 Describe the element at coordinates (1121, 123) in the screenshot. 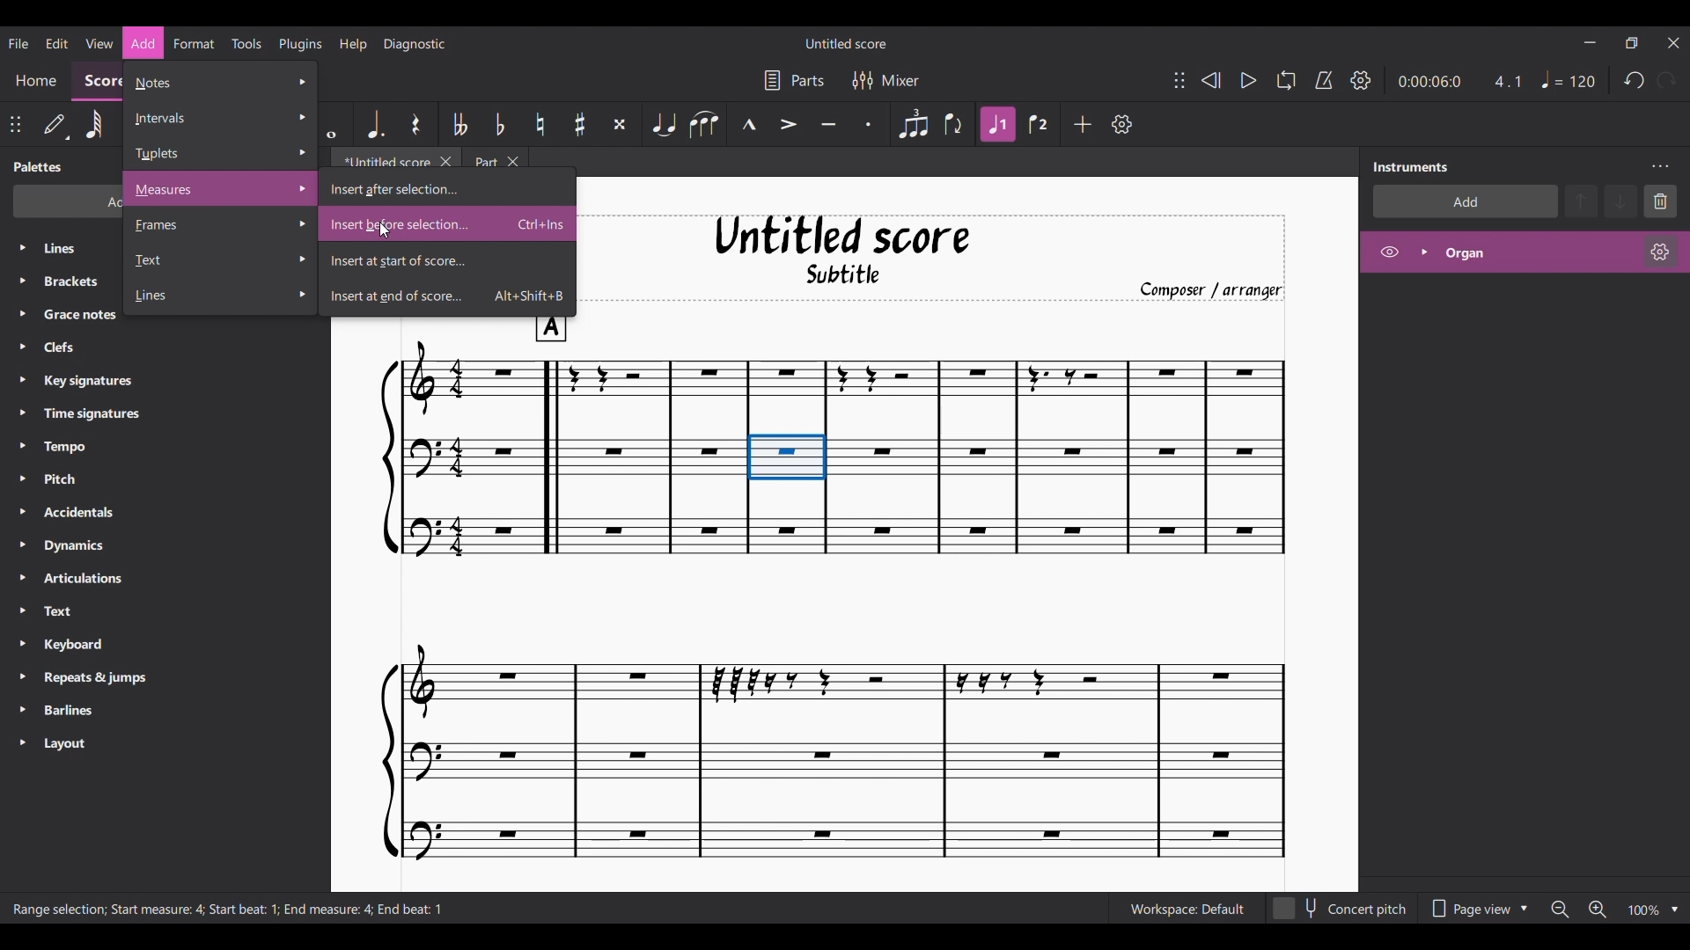

I see `Customize tools` at that location.